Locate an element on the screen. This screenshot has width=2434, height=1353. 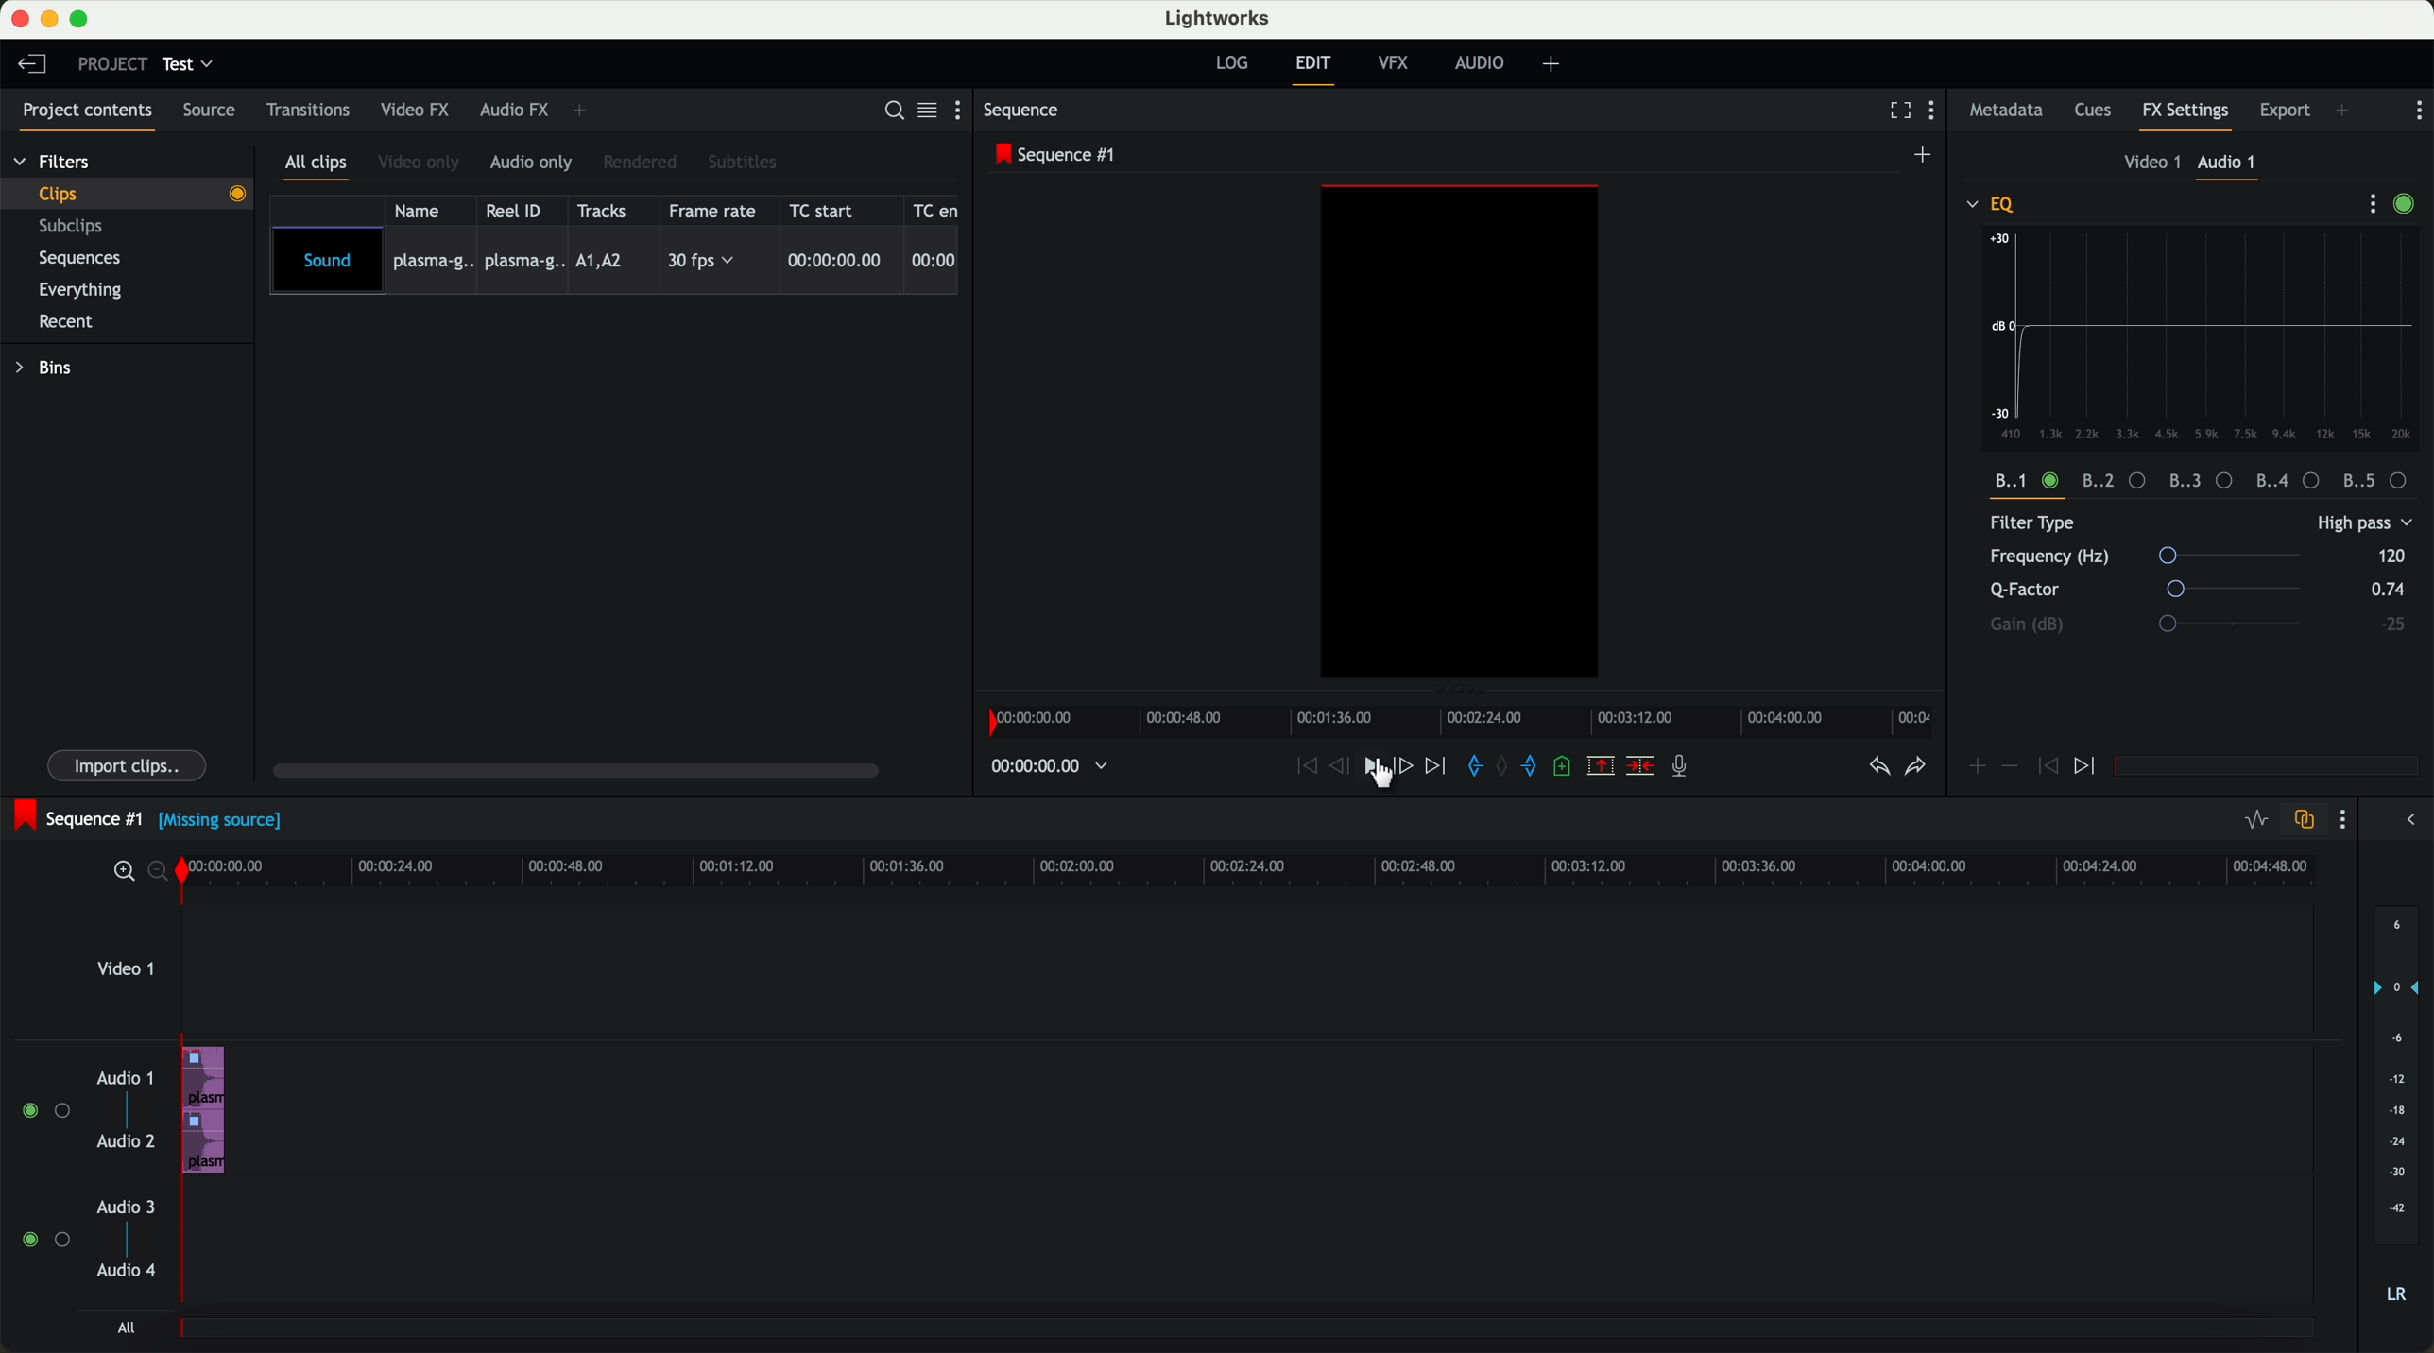
project is located at coordinates (109, 63).